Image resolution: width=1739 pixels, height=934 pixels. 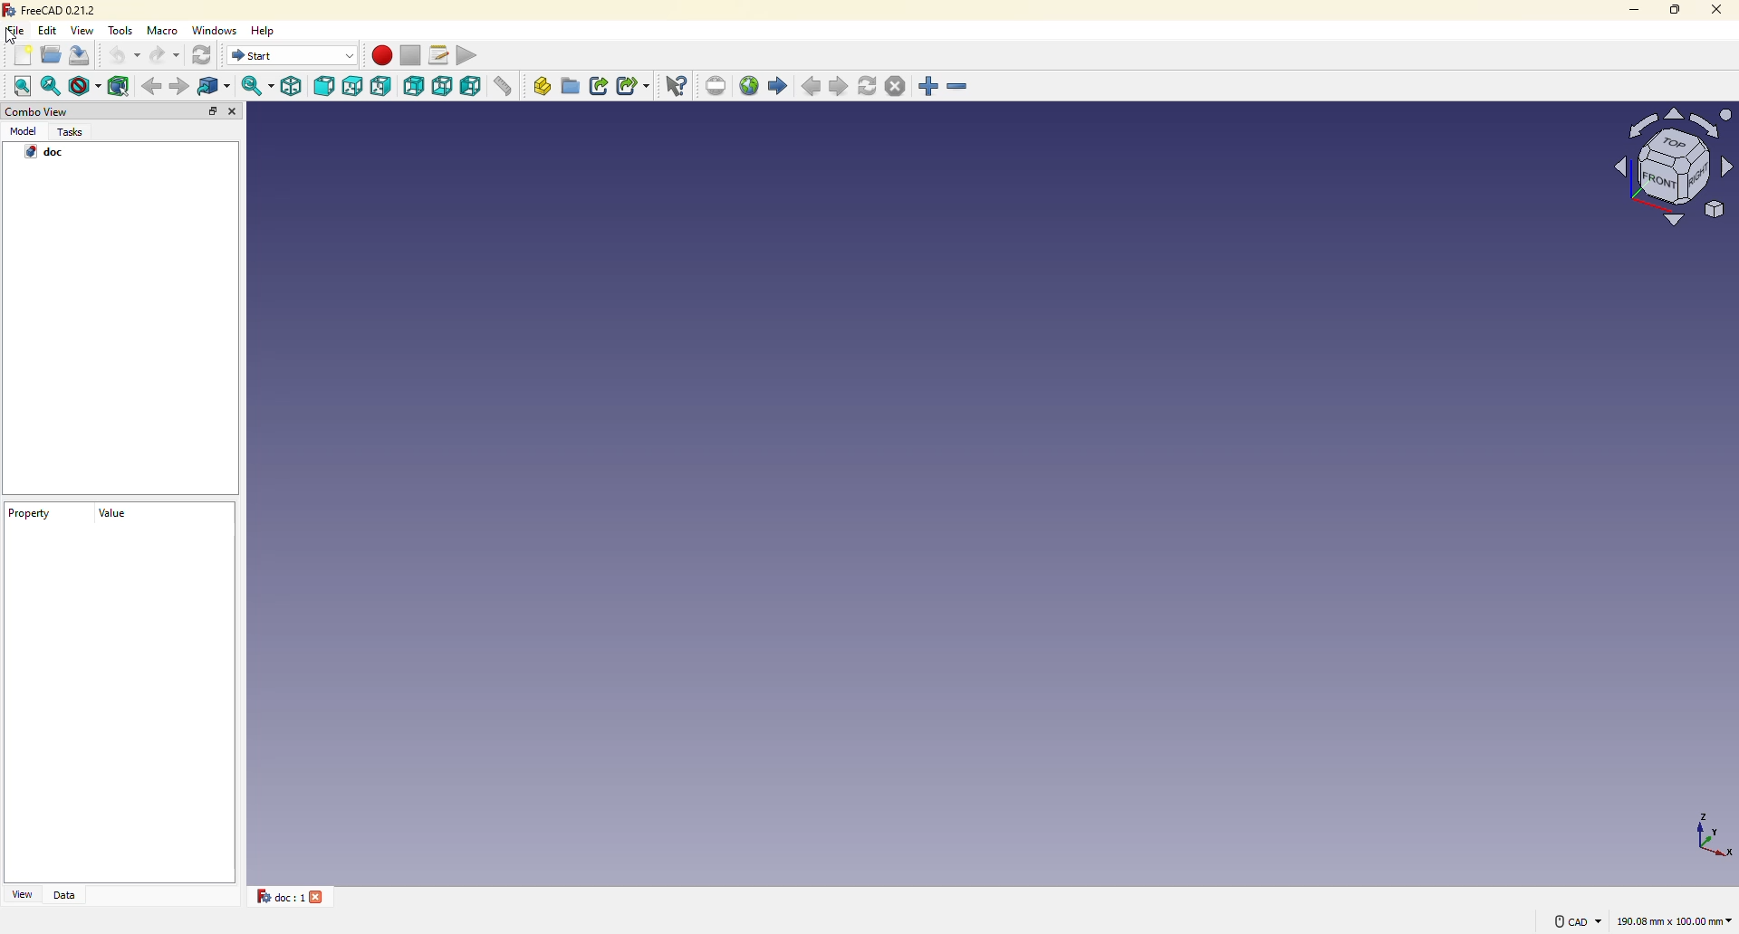 What do you see at coordinates (255, 86) in the screenshot?
I see `sync view` at bounding box center [255, 86].